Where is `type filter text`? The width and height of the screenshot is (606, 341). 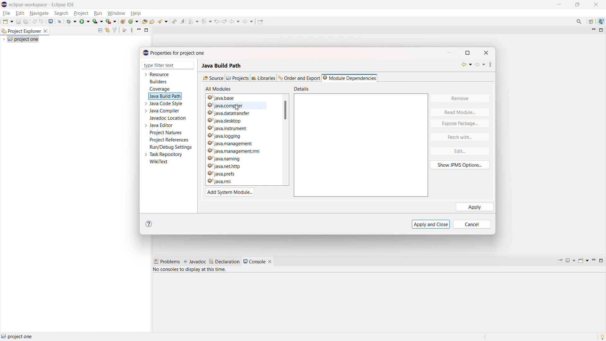
type filter text is located at coordinates (164, 65).